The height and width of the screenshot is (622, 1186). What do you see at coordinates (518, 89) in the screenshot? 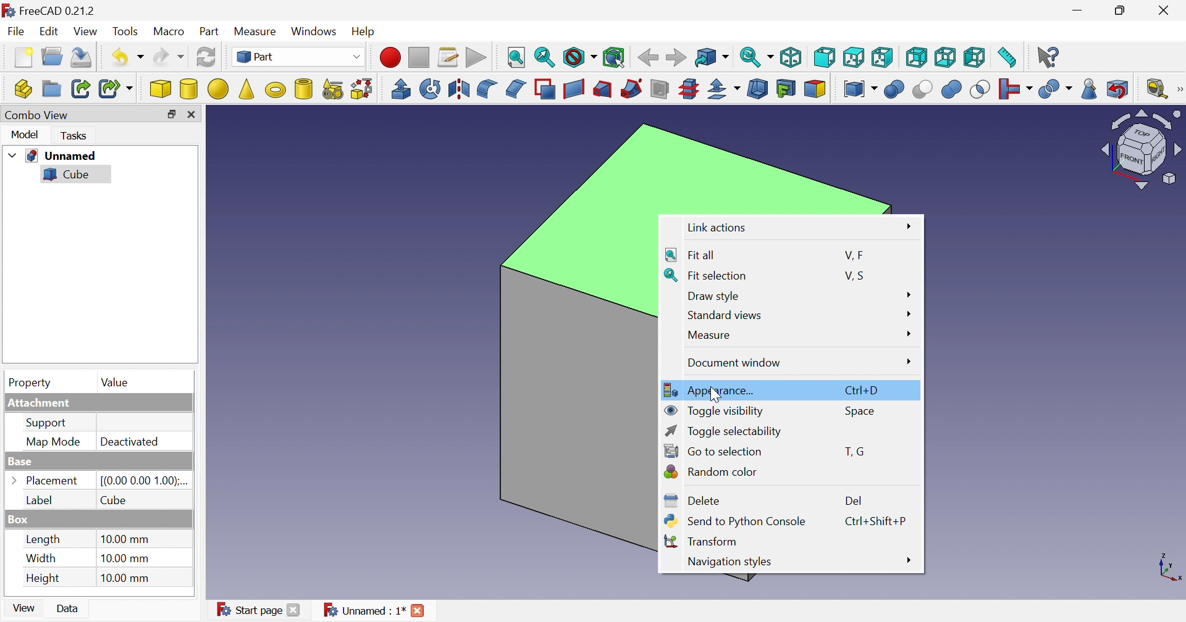
I see `Chamfer` at bounding box center [518, 89].